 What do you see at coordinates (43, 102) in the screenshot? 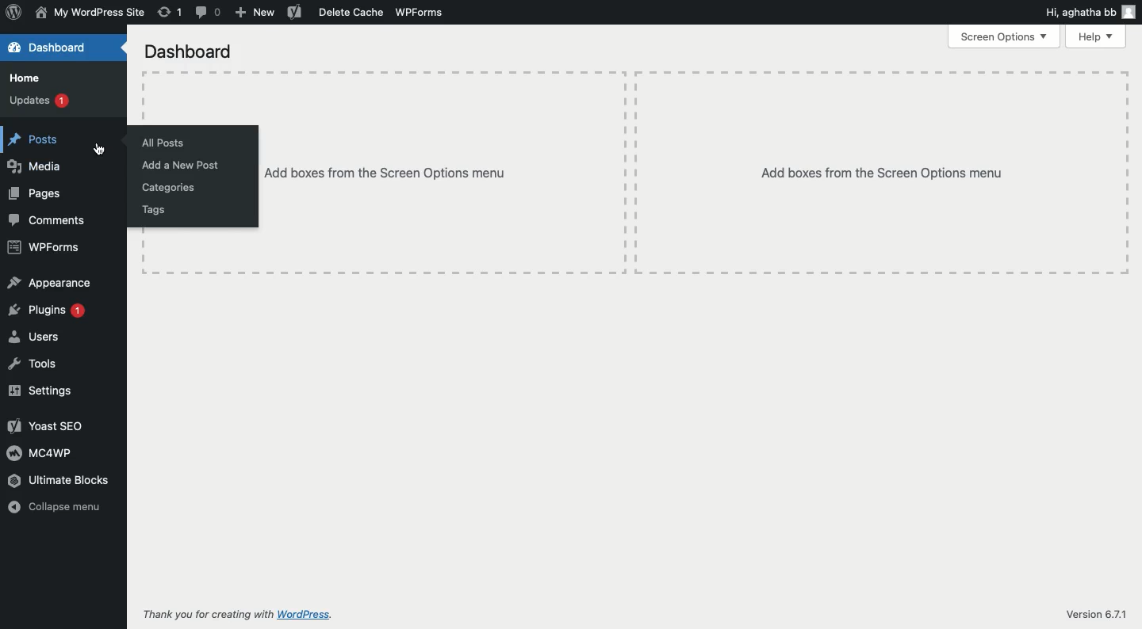
I see `Updates 1` at bounding box center [43, 102].